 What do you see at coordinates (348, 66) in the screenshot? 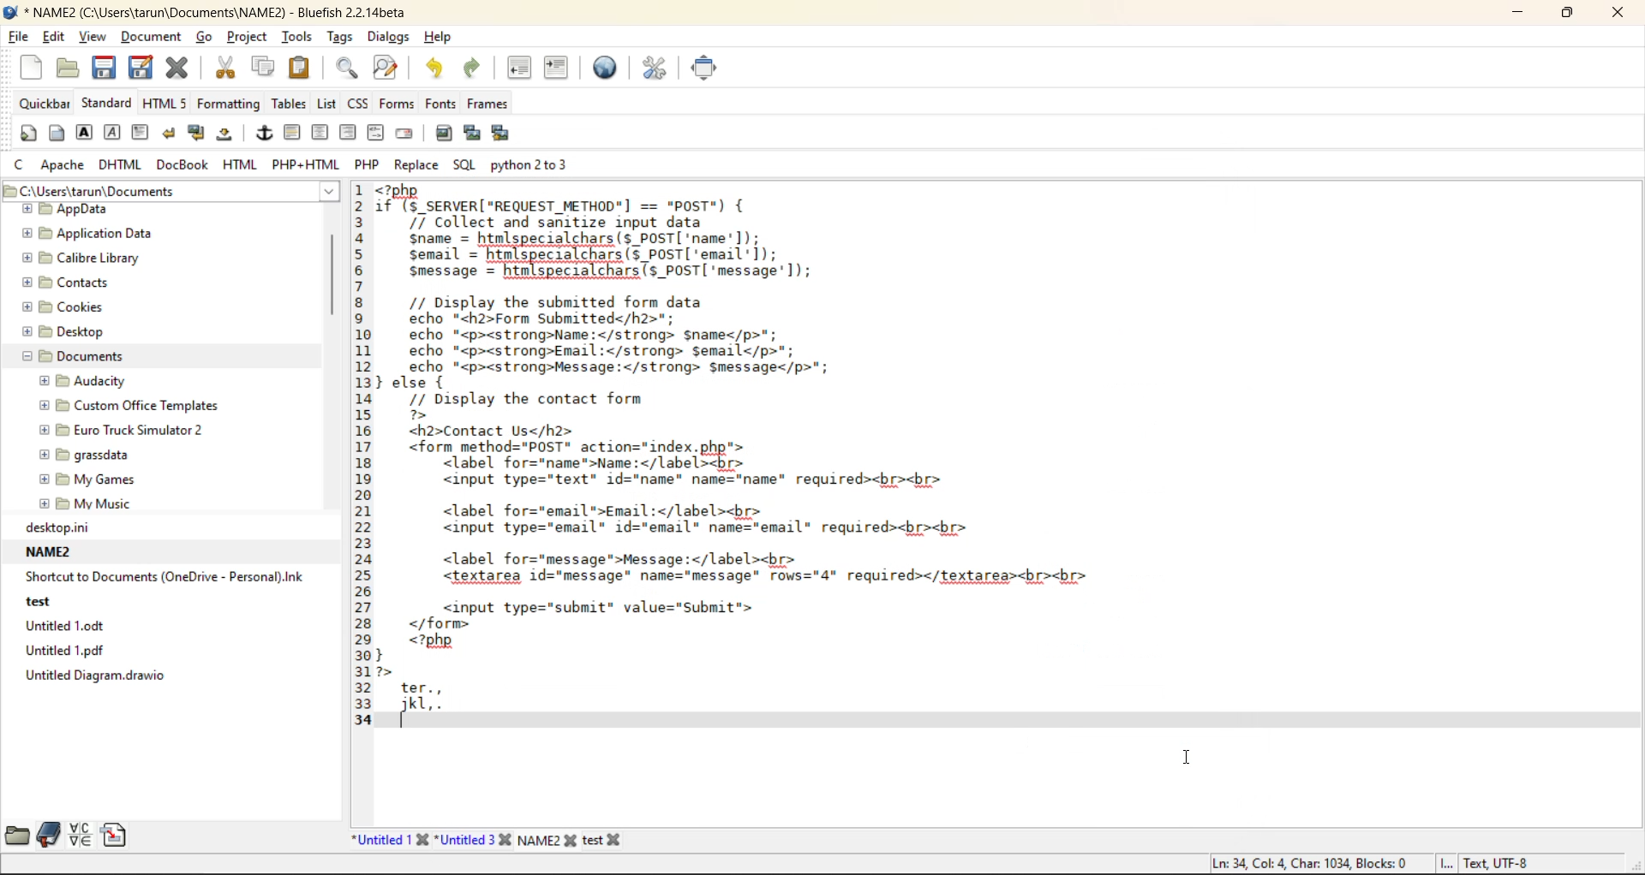
I see `find` at bounding box center [348, 66].